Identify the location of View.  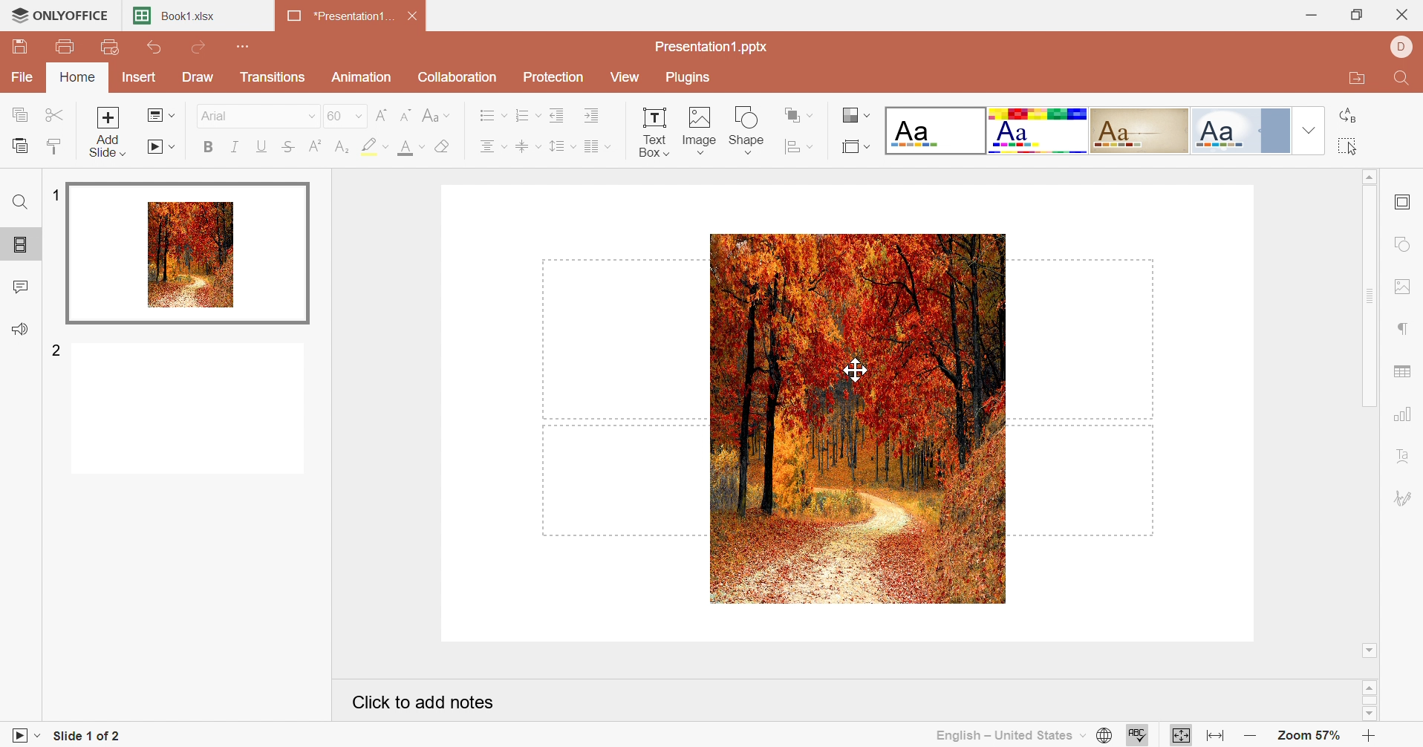
(630, 79).